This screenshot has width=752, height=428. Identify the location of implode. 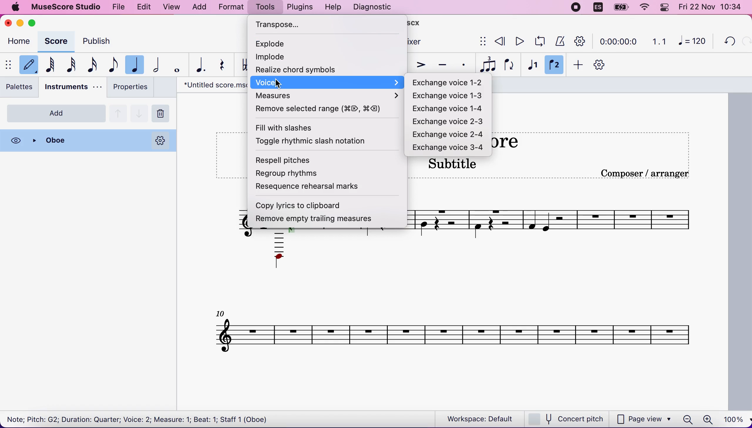
(280, 58).